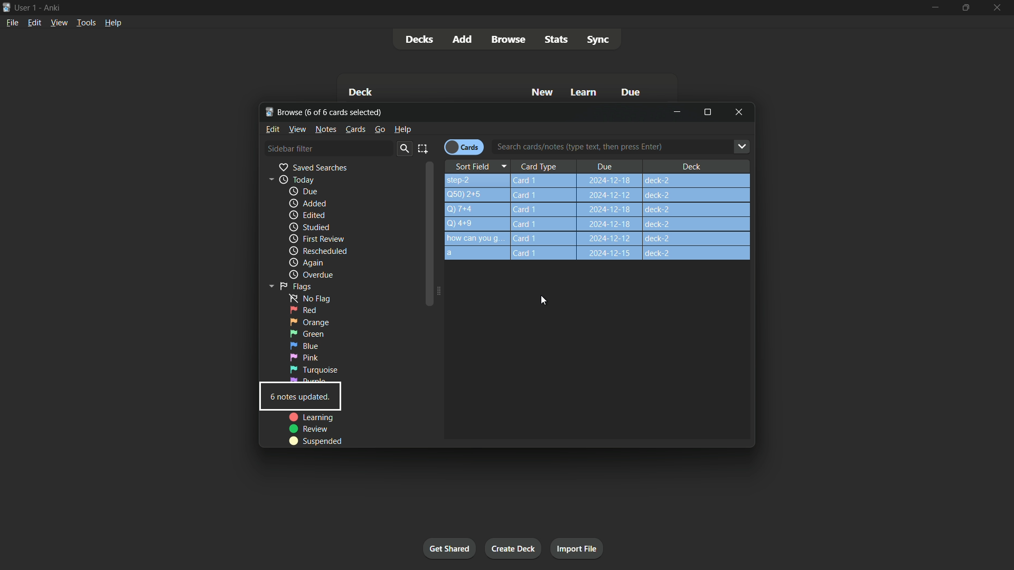  What do you see at coordinates (313, 369) in the screenshot?
I see `Turquoise` at bounding box center [313, 369].